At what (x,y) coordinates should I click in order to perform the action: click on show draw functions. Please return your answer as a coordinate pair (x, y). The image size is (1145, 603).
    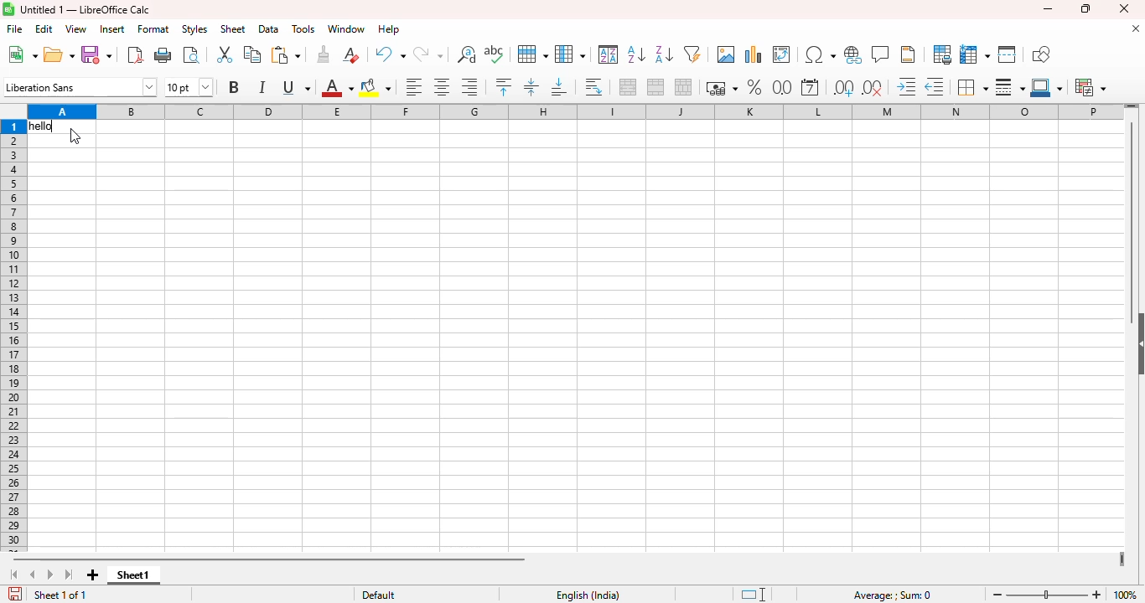
    Looking at the image, I should click on (1040, 54).